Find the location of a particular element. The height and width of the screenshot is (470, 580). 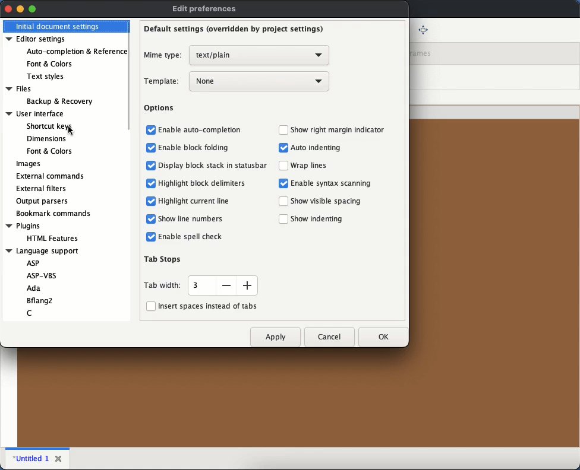

edit preferences  is located at coordinates (206, 9).